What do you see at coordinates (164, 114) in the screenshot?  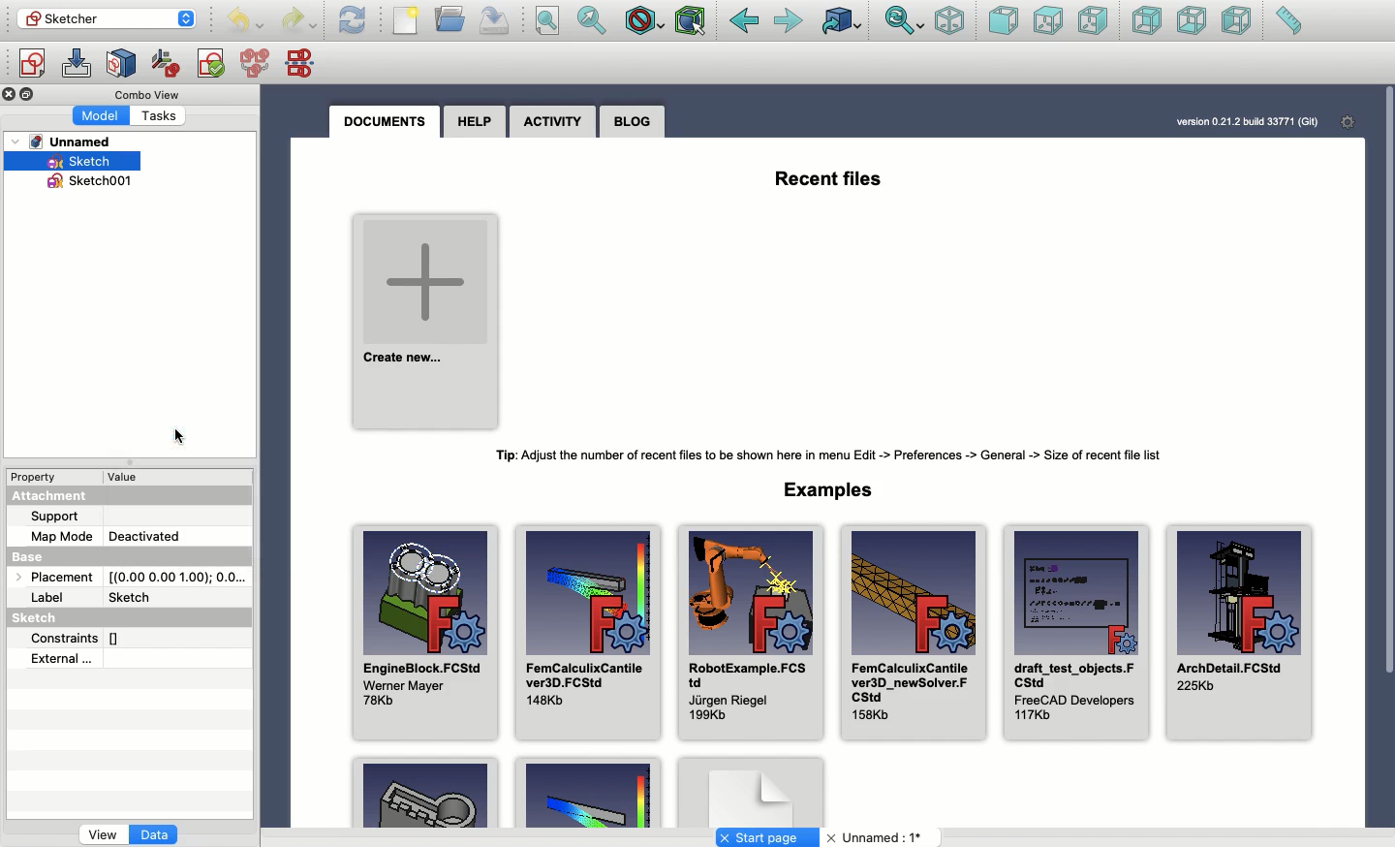 I see `Tasks` at bounding box center [164, 114].